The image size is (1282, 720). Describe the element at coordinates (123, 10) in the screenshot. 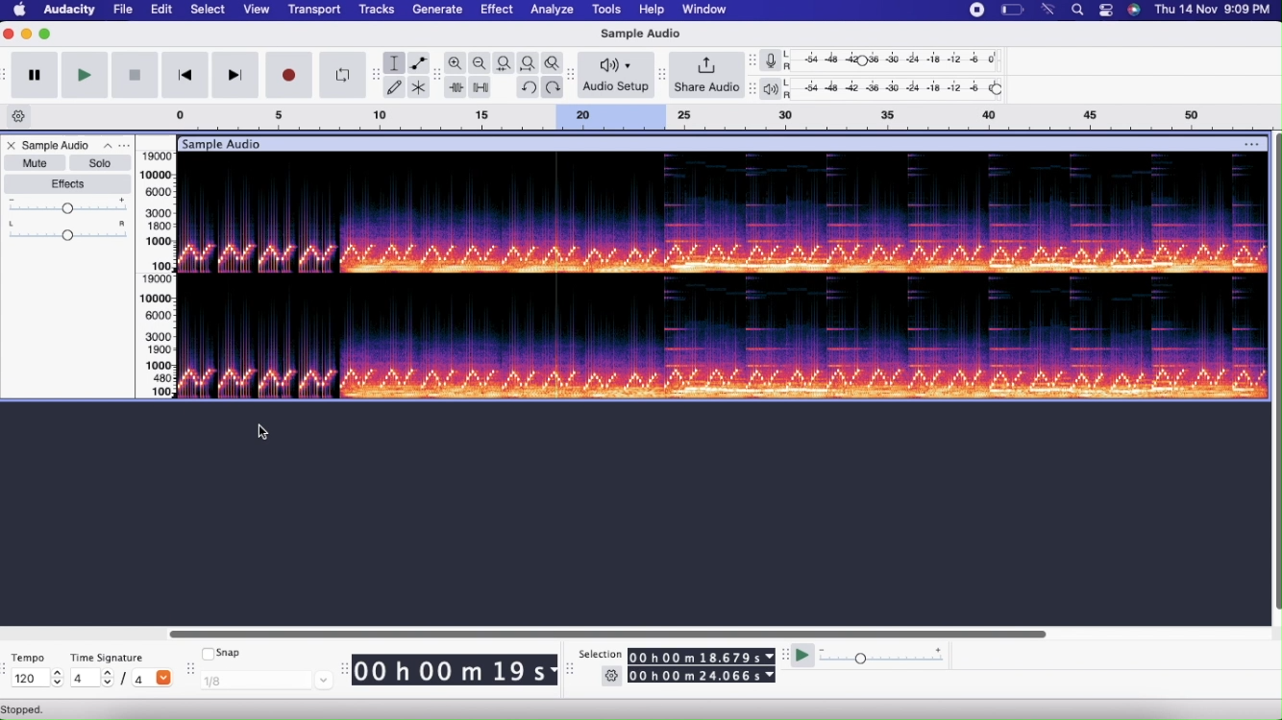

I see `File` at that location.